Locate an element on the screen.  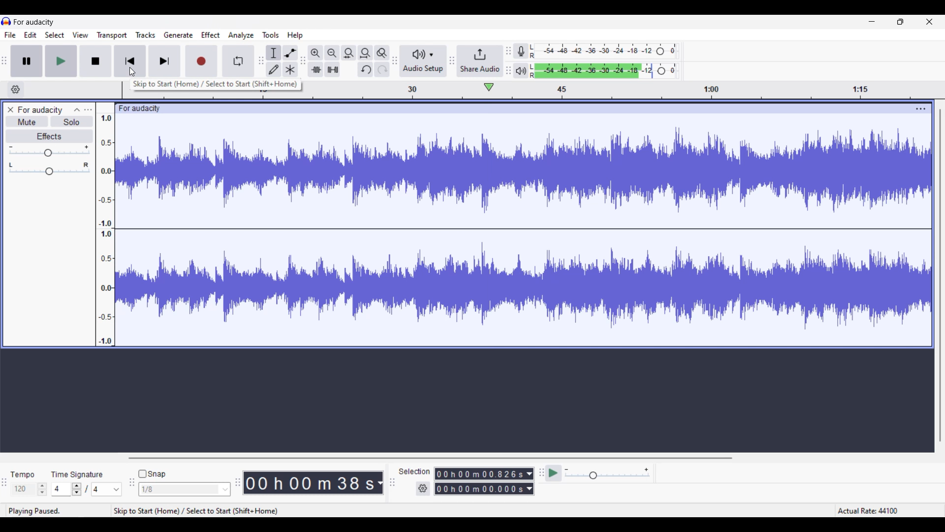
Record/Record new track is located at coordinates (202, 61).